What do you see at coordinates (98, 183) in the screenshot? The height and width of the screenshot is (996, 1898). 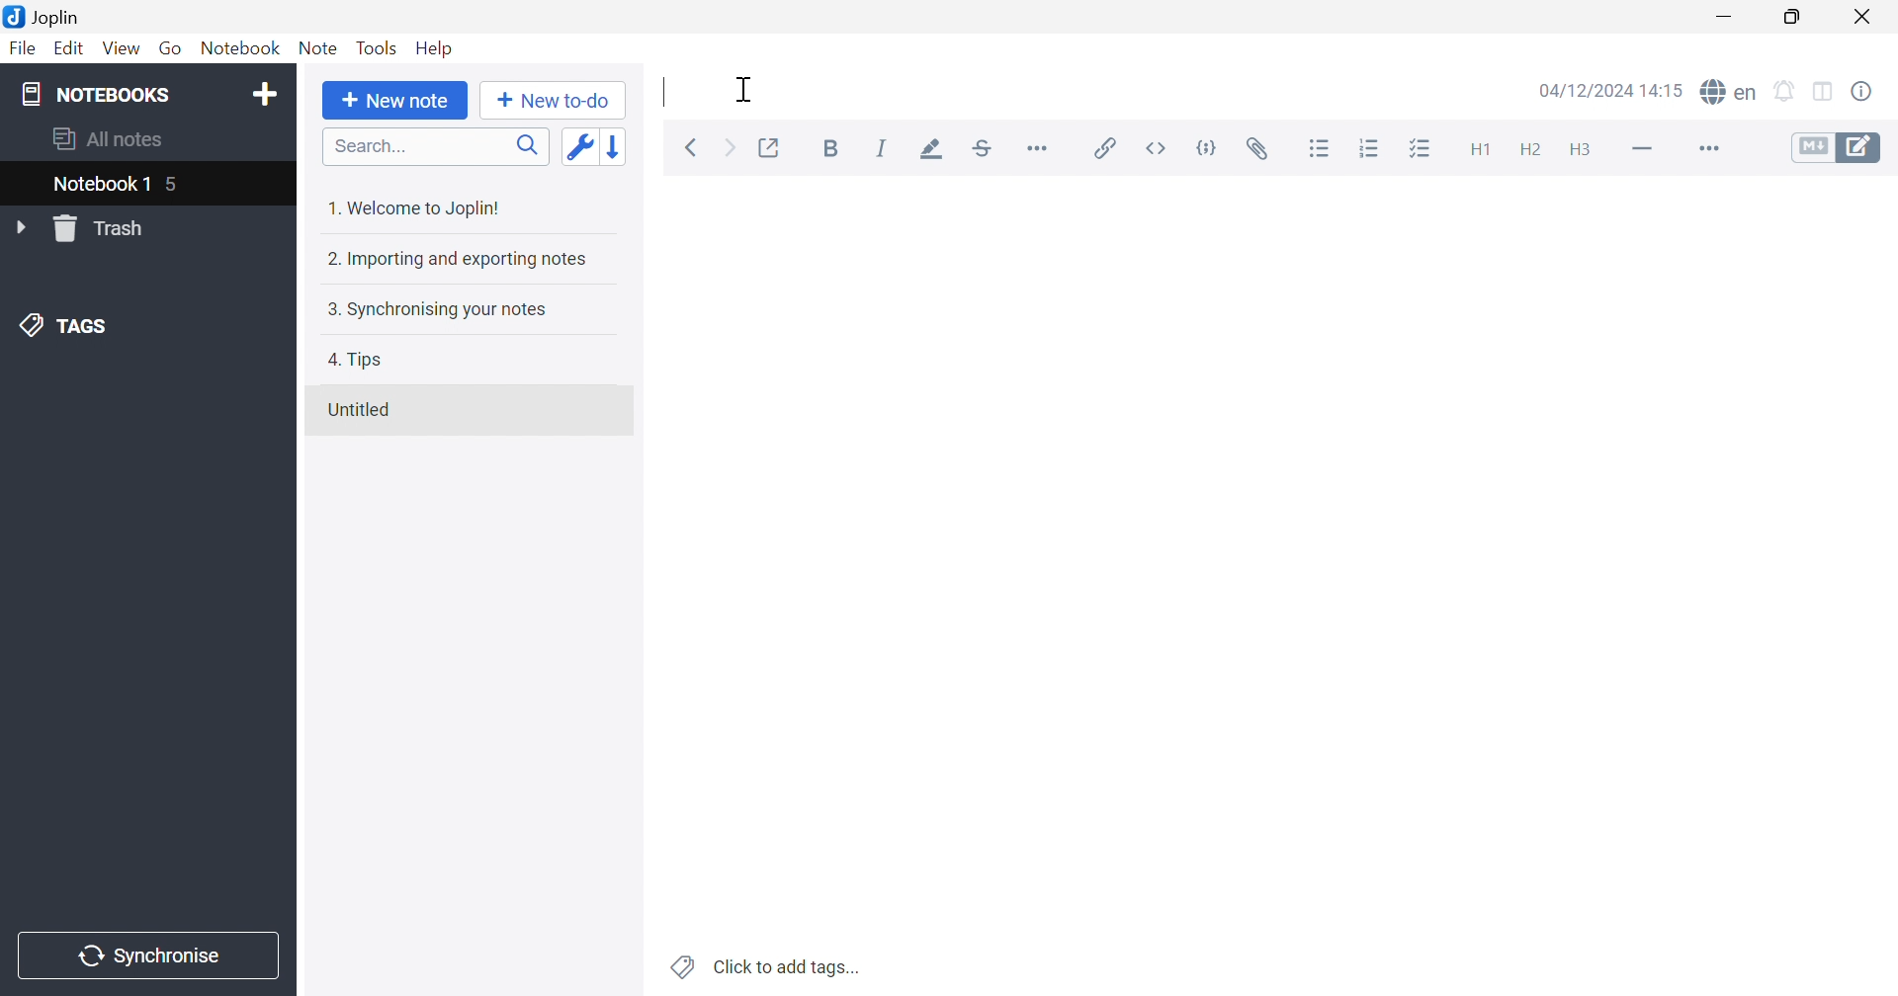 I see `Notebook1` at bounding box center [98, 183].